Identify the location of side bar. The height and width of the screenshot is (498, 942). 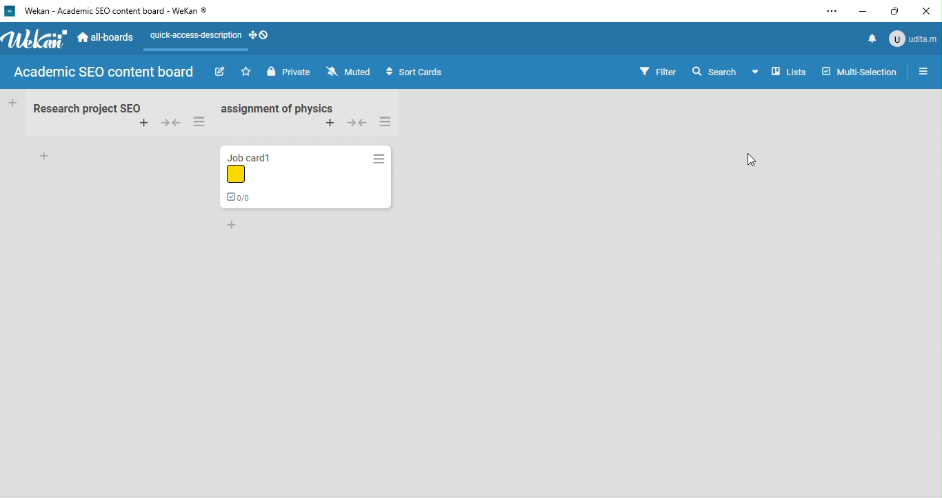
(924, 72).